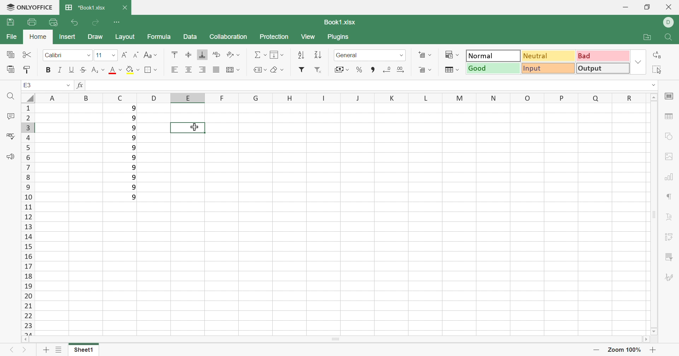  What do you see at coordinates (31, 7) in the screenshot?
I see `ONLYOFFICE` at bounding box center [31, 7].